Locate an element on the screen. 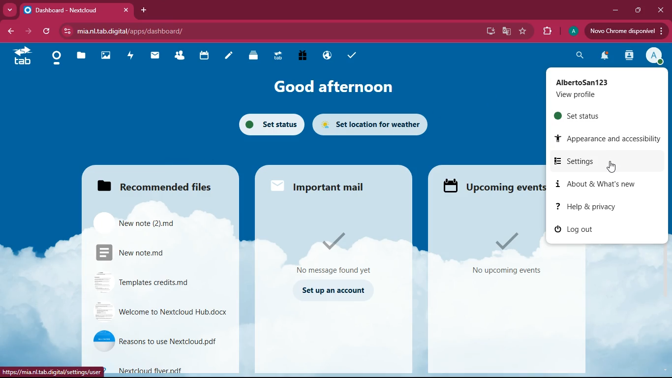 The image size is (672, 378). update is located at coordinates (627, 31).